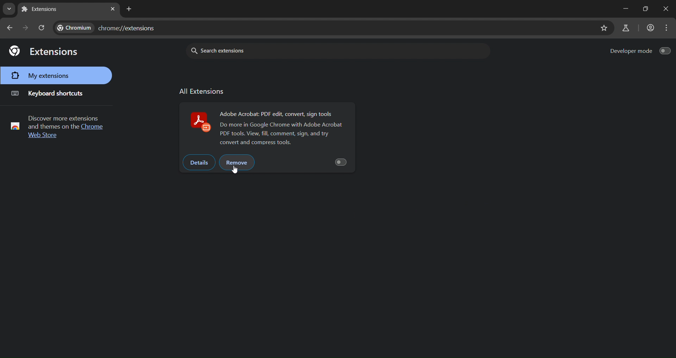 Image resolution: width=676 pixels, height=358 pixels. Describe the element at coordinates (334, 51) in the screenshot. I see `search extensions` at that location.